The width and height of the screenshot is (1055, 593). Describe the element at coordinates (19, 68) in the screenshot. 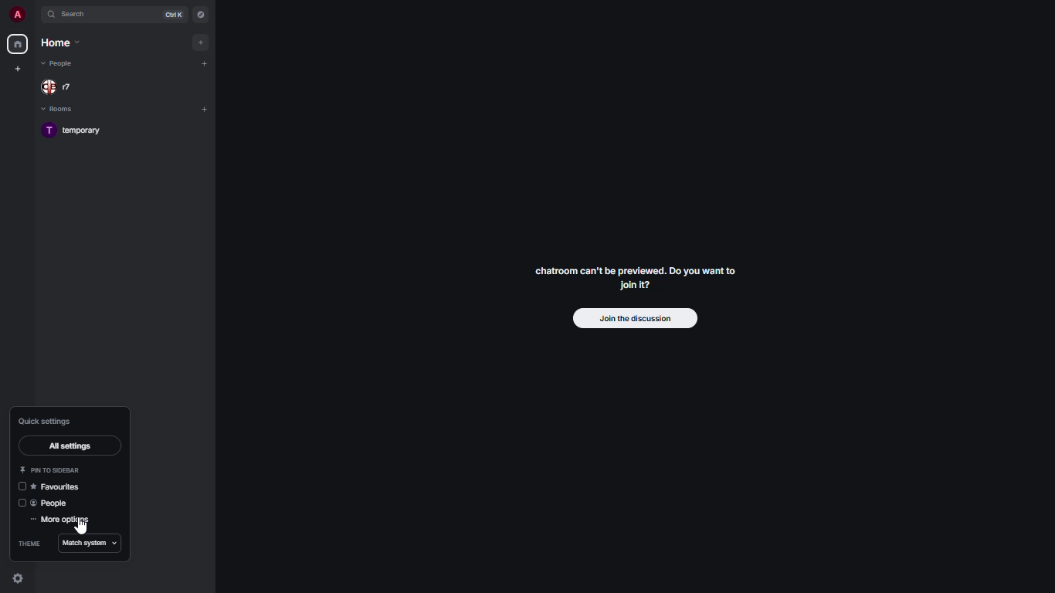

I see `create new space` at that location.